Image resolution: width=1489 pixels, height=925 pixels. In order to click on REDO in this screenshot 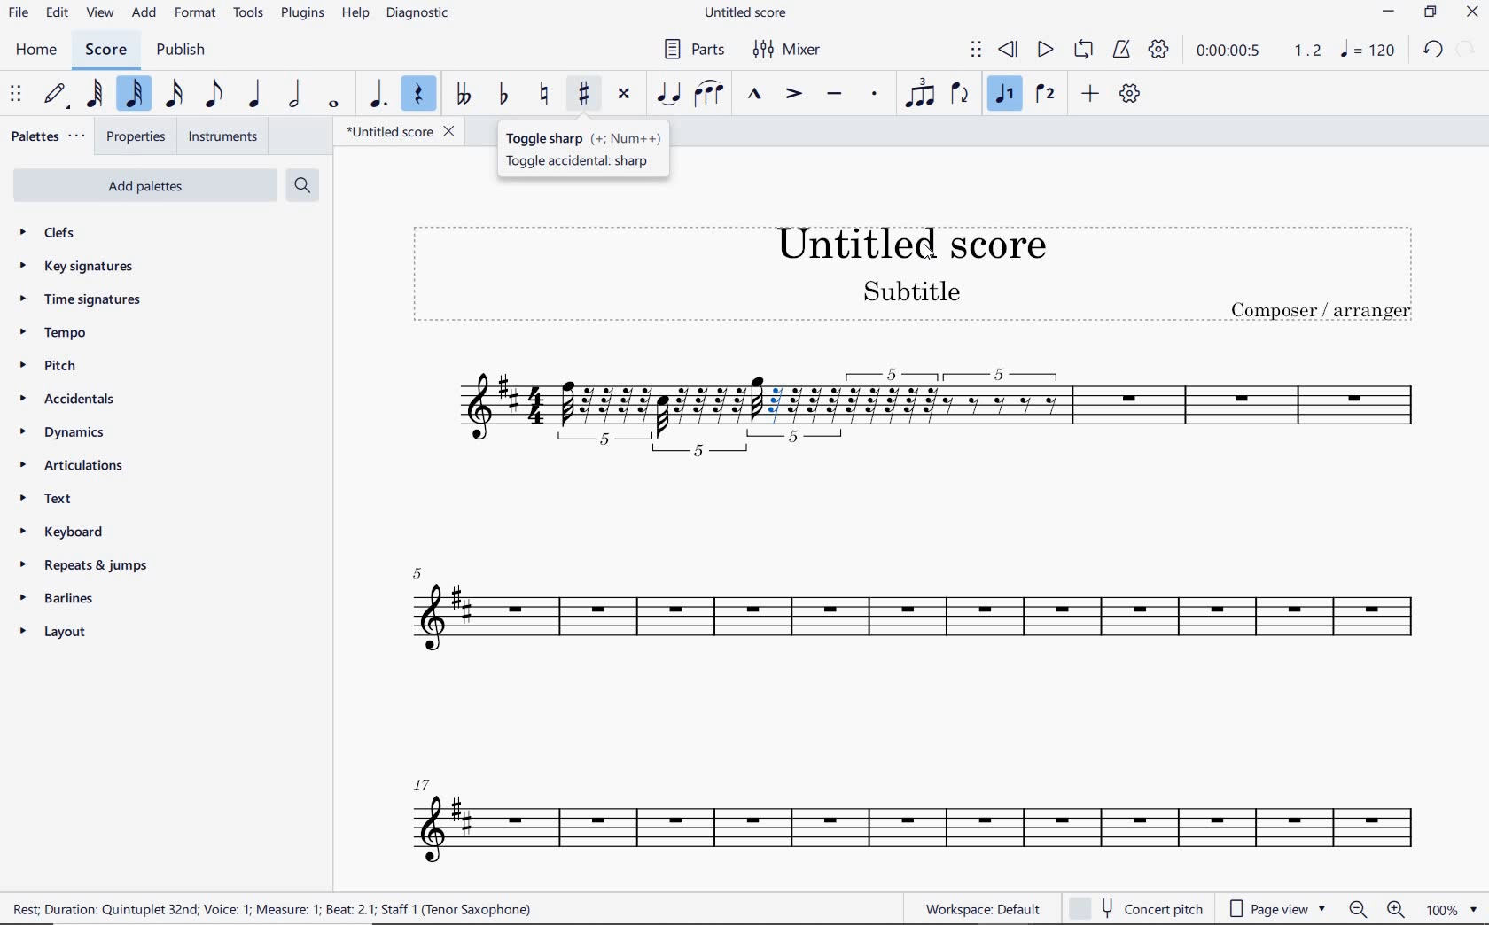, I will do `click(1466, 49)`.